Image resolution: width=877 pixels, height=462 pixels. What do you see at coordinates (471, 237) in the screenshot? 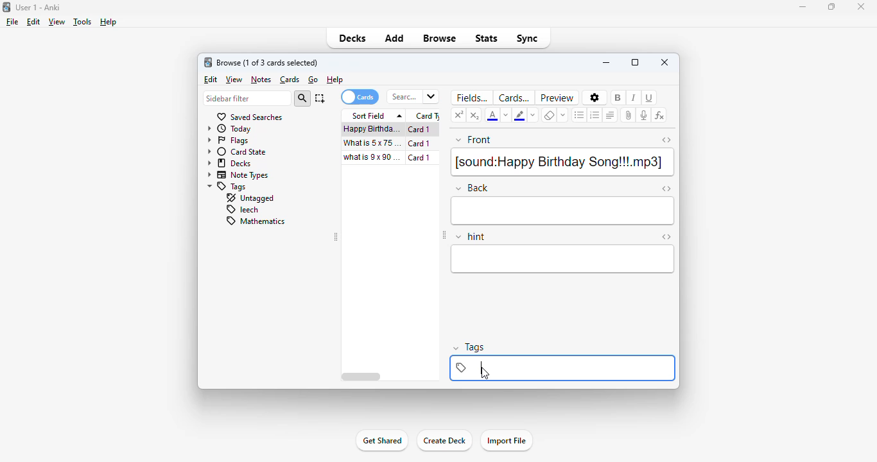
I see `hint` at bounding box center [471, 237].